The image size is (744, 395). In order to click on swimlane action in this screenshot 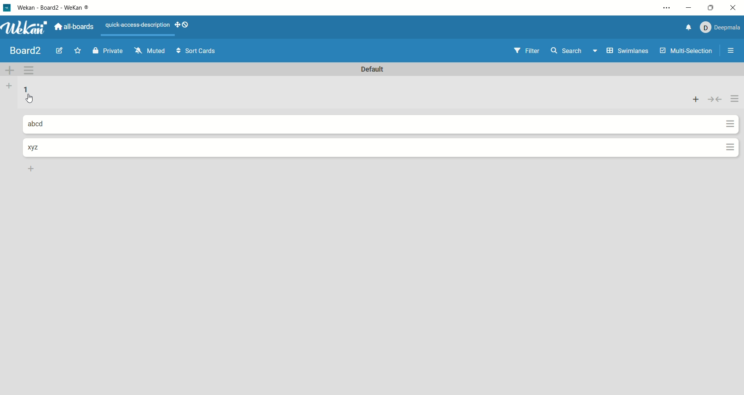, I will do `click(31, 70)`.